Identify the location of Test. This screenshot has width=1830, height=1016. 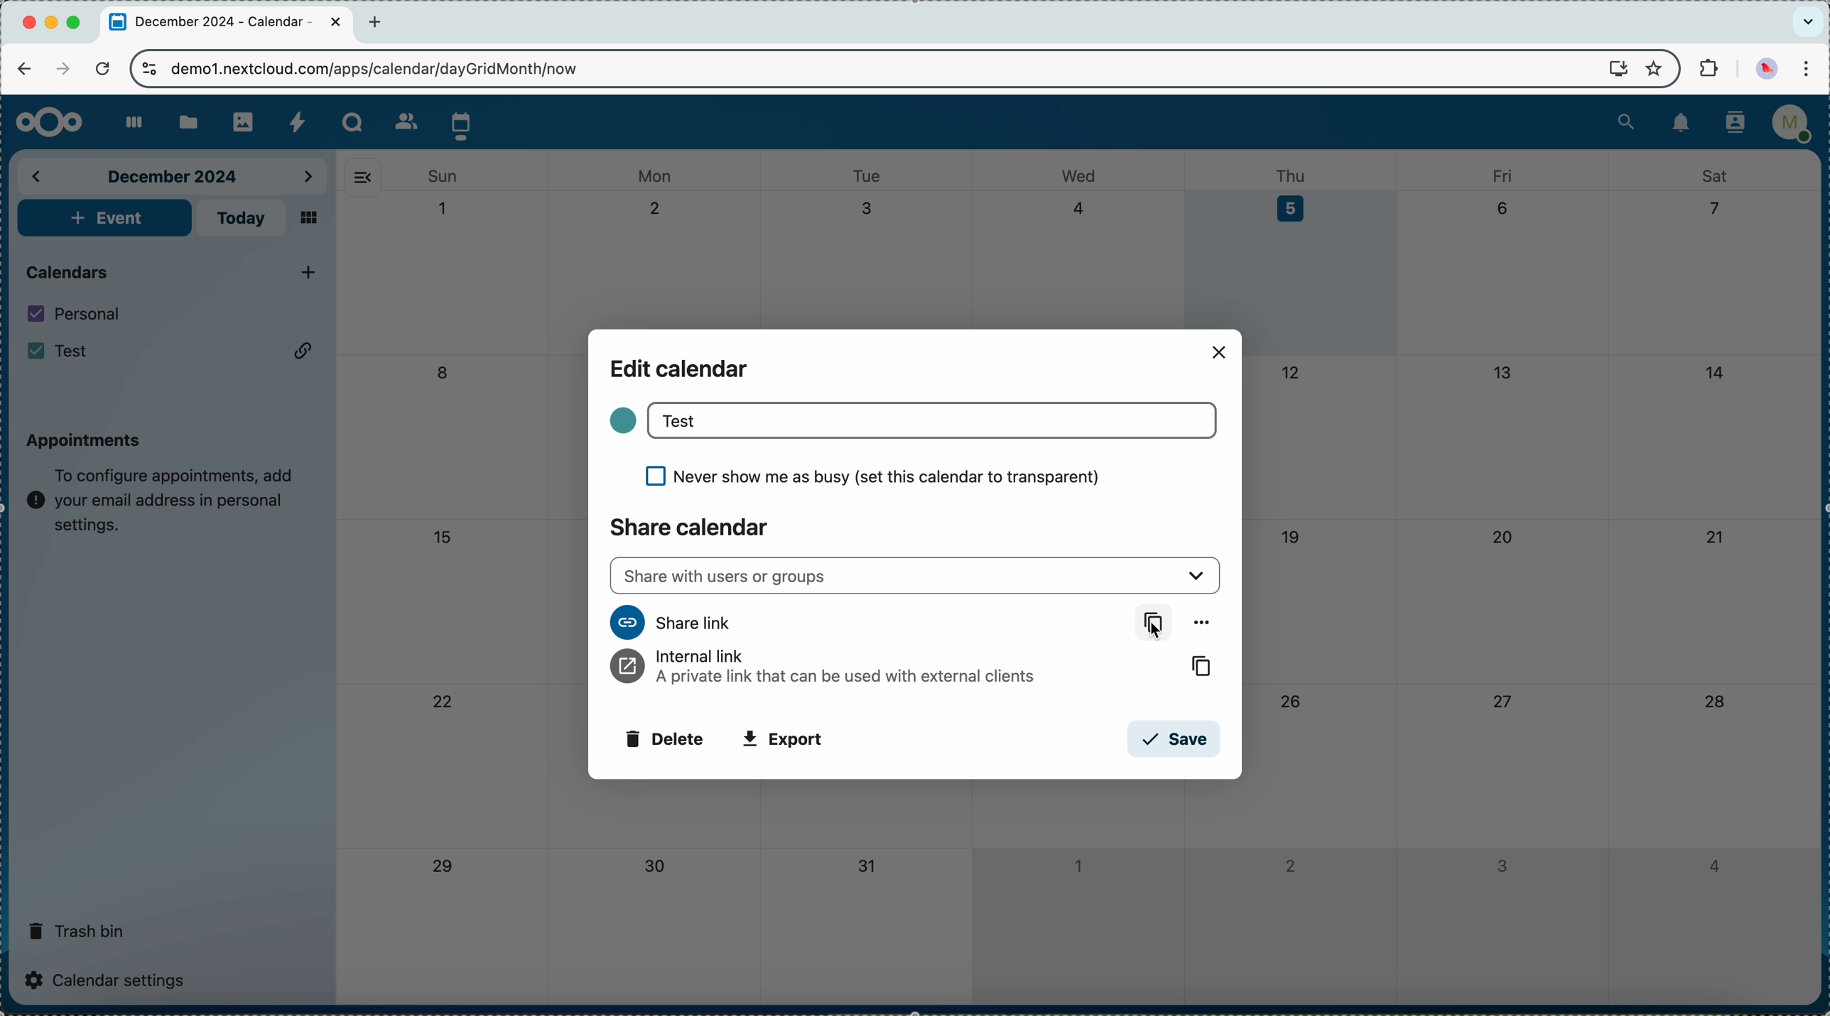
(933, 421).